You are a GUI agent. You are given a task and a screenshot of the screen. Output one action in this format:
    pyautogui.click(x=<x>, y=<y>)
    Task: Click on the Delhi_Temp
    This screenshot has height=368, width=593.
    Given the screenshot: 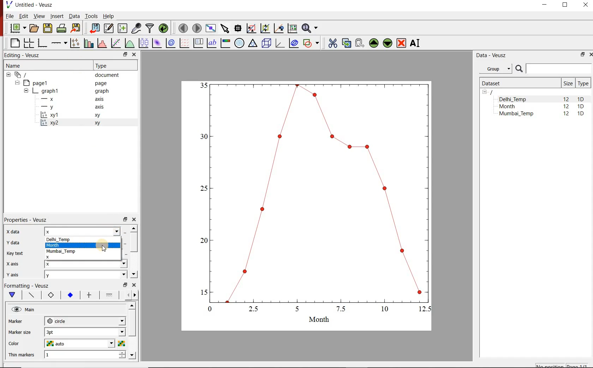 What is the action you would take?
    pyautogui.click(x=60, y=240)
    